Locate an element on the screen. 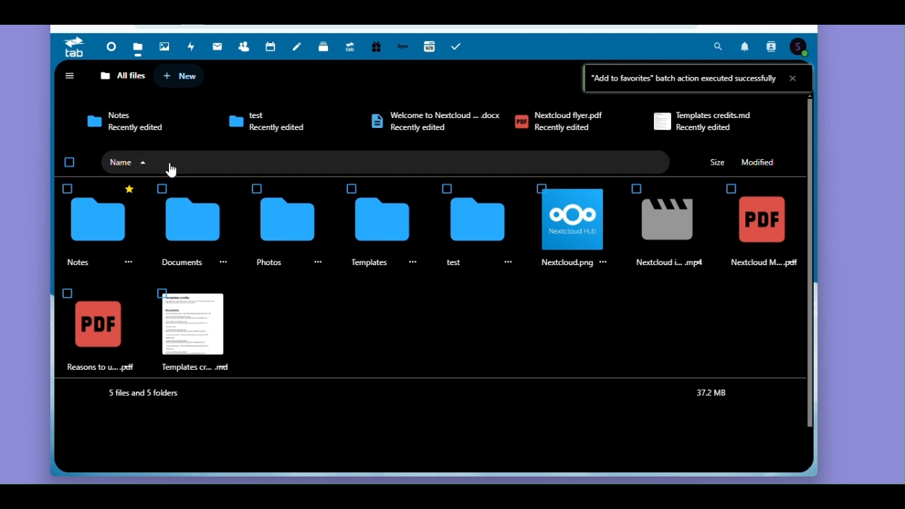 The image size is (905, 509). Icon is located at coordinates (288, 220).